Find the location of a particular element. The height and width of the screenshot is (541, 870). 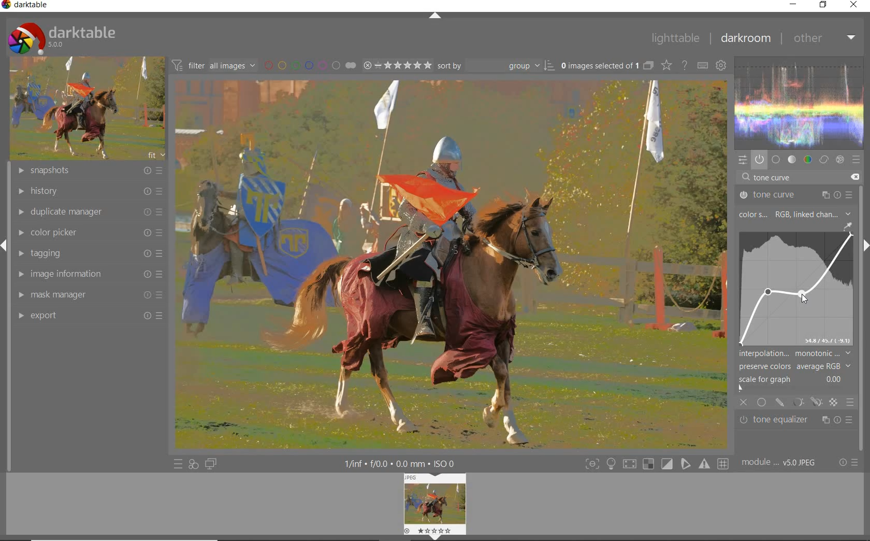

interpolation is located at coordinates (795, 353).